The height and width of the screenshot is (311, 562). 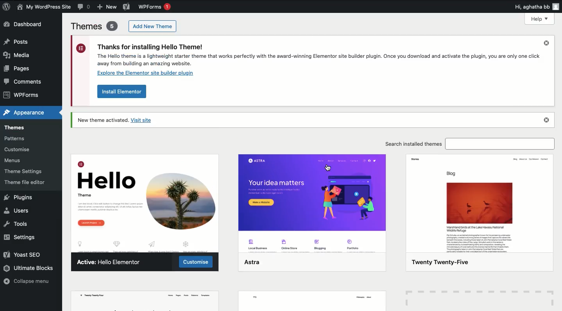 What do you see at coordinates (26, 254) in the screenshot?
I see `Yoast` at bounding box center [26, 254].